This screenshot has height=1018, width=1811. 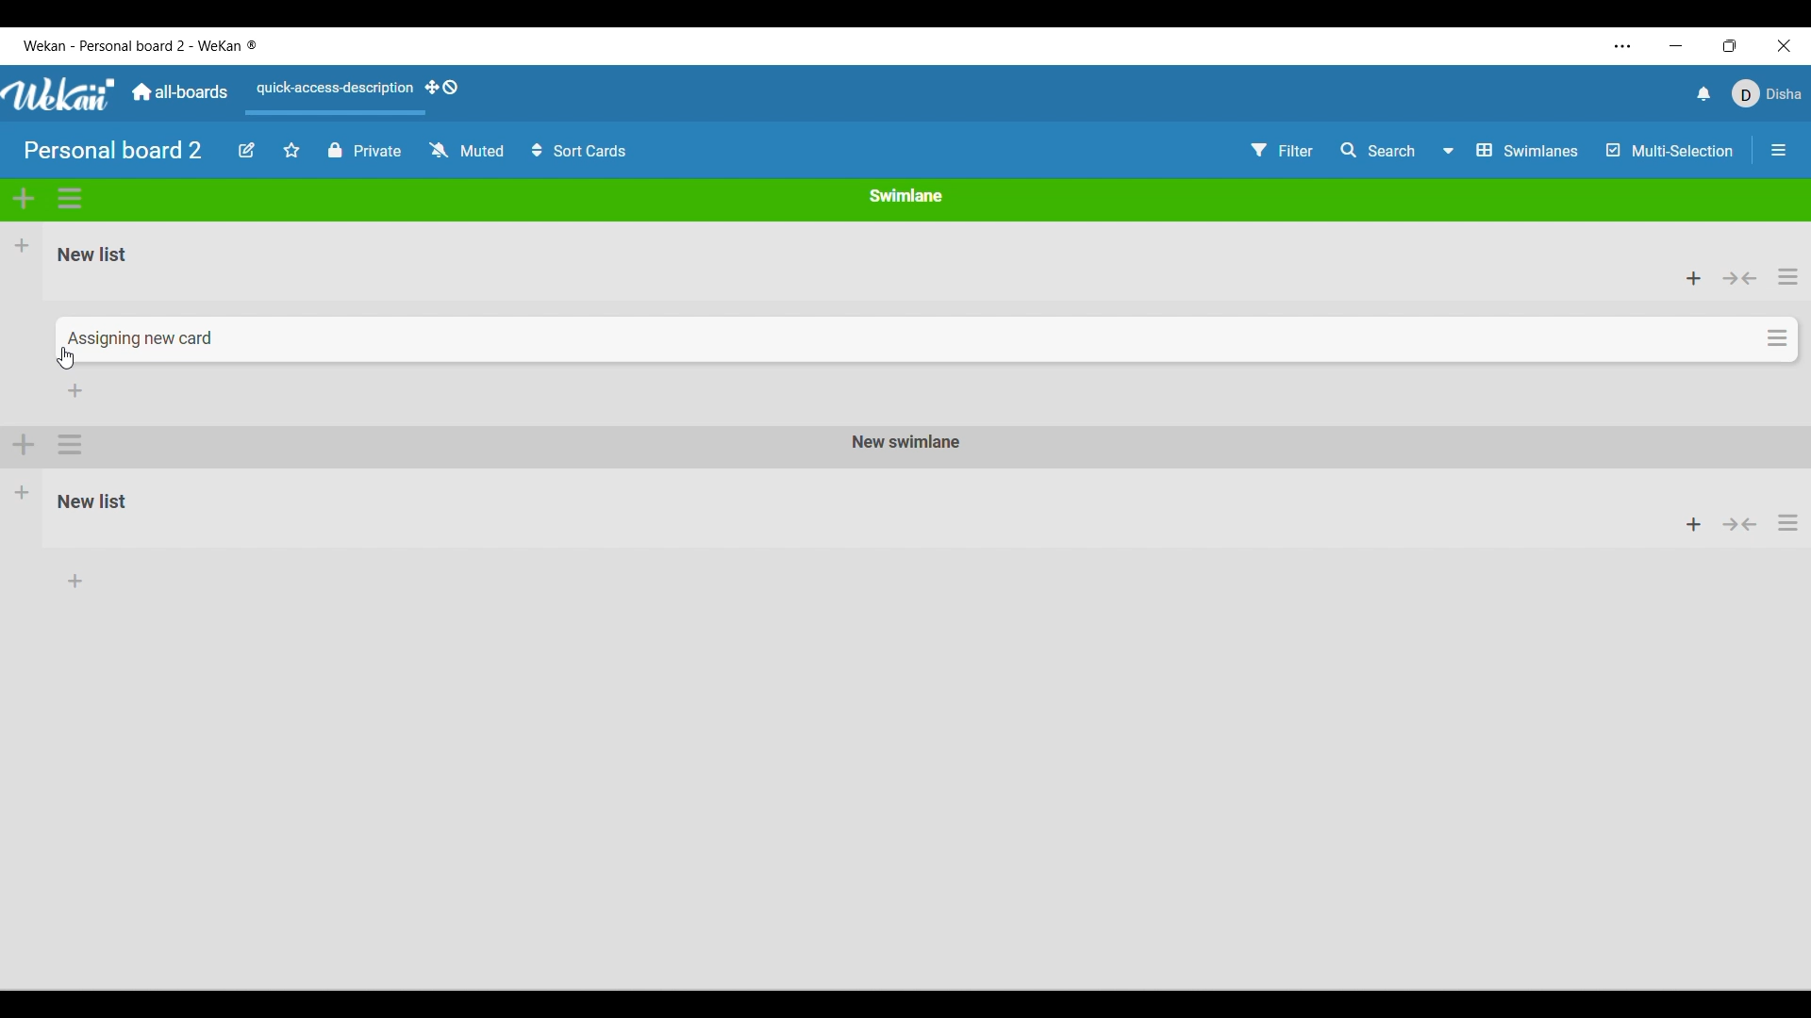 What do you see at coordinates (113, 150) in the screenshot?
I see `Board name` at bounding box center [113, 150].